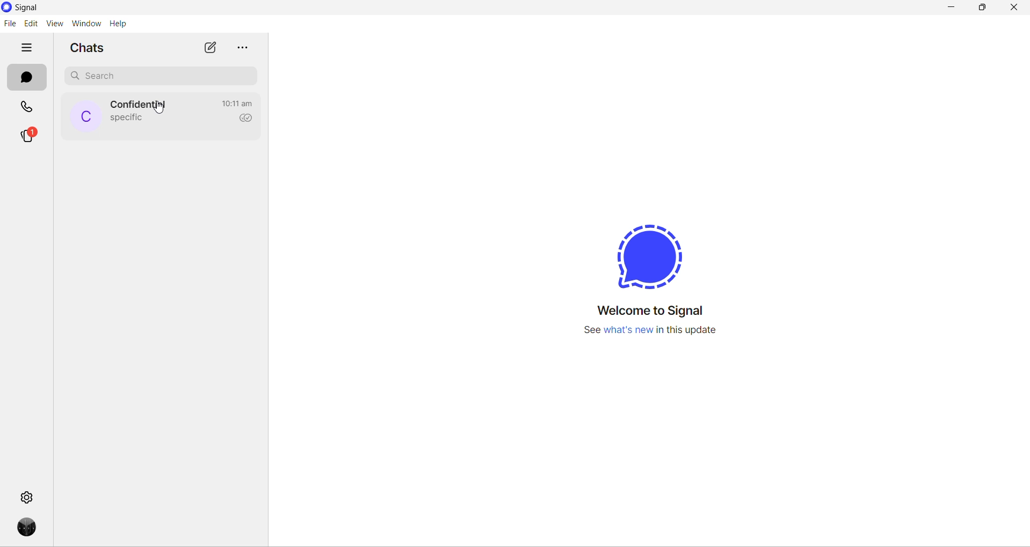 This screenshot has width=1030, height=547. I want to click on maximize, so click(982, 9).